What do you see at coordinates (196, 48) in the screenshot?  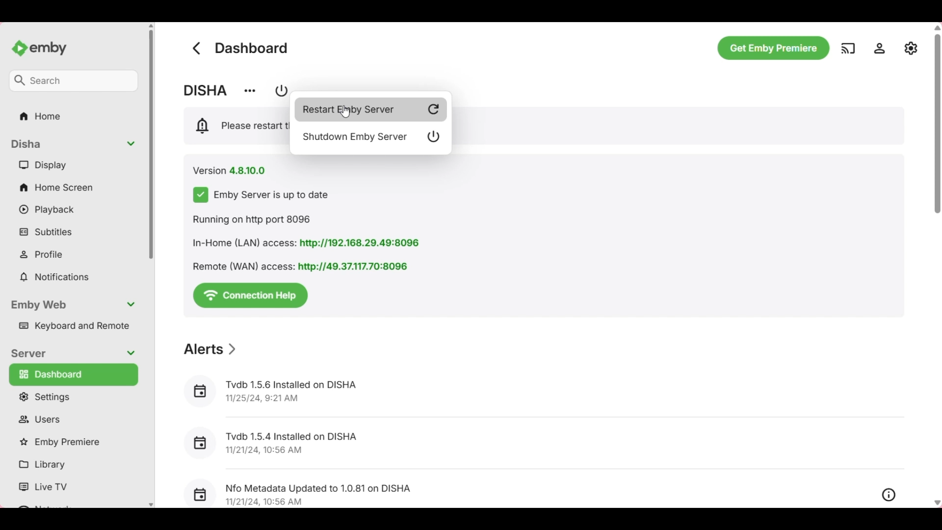 I see `Go back` at bounding box center [196, 48].